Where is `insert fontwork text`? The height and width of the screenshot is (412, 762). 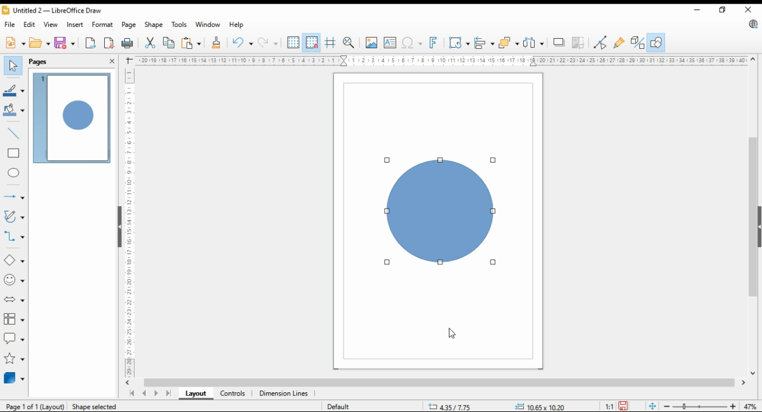
insert fontwork text is located at coordinates (435, 43).